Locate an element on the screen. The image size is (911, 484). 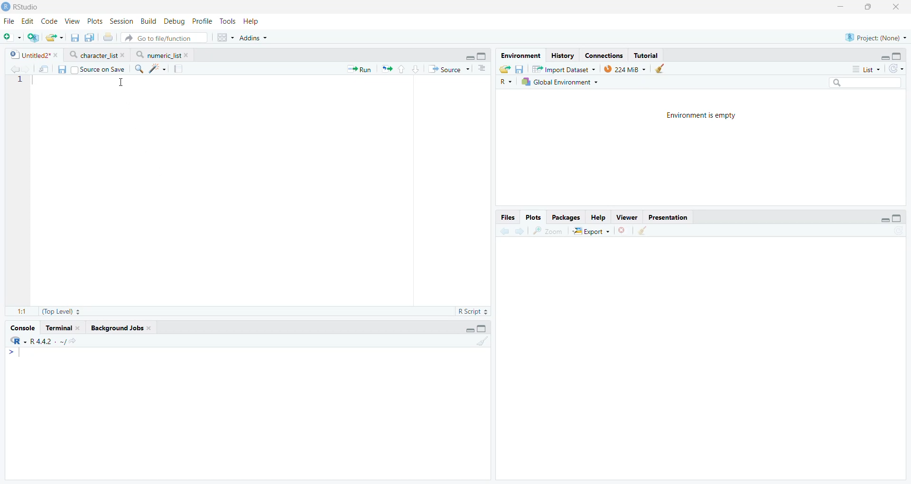
View is located at coordinates (74, 20).